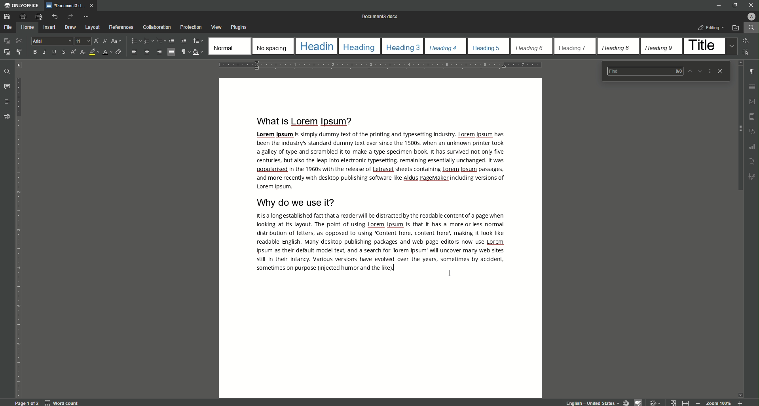 This screenshot has height=406, width=759. What do you see at coordinates (8, 101) in the screenshot?
I see `Headings` at bounding box center [8, 101].